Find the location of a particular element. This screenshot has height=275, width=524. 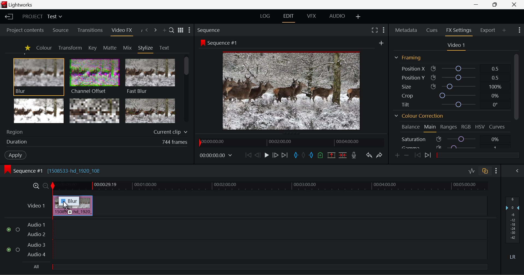

Remove Marked Section is located at coordinates (332, 155).